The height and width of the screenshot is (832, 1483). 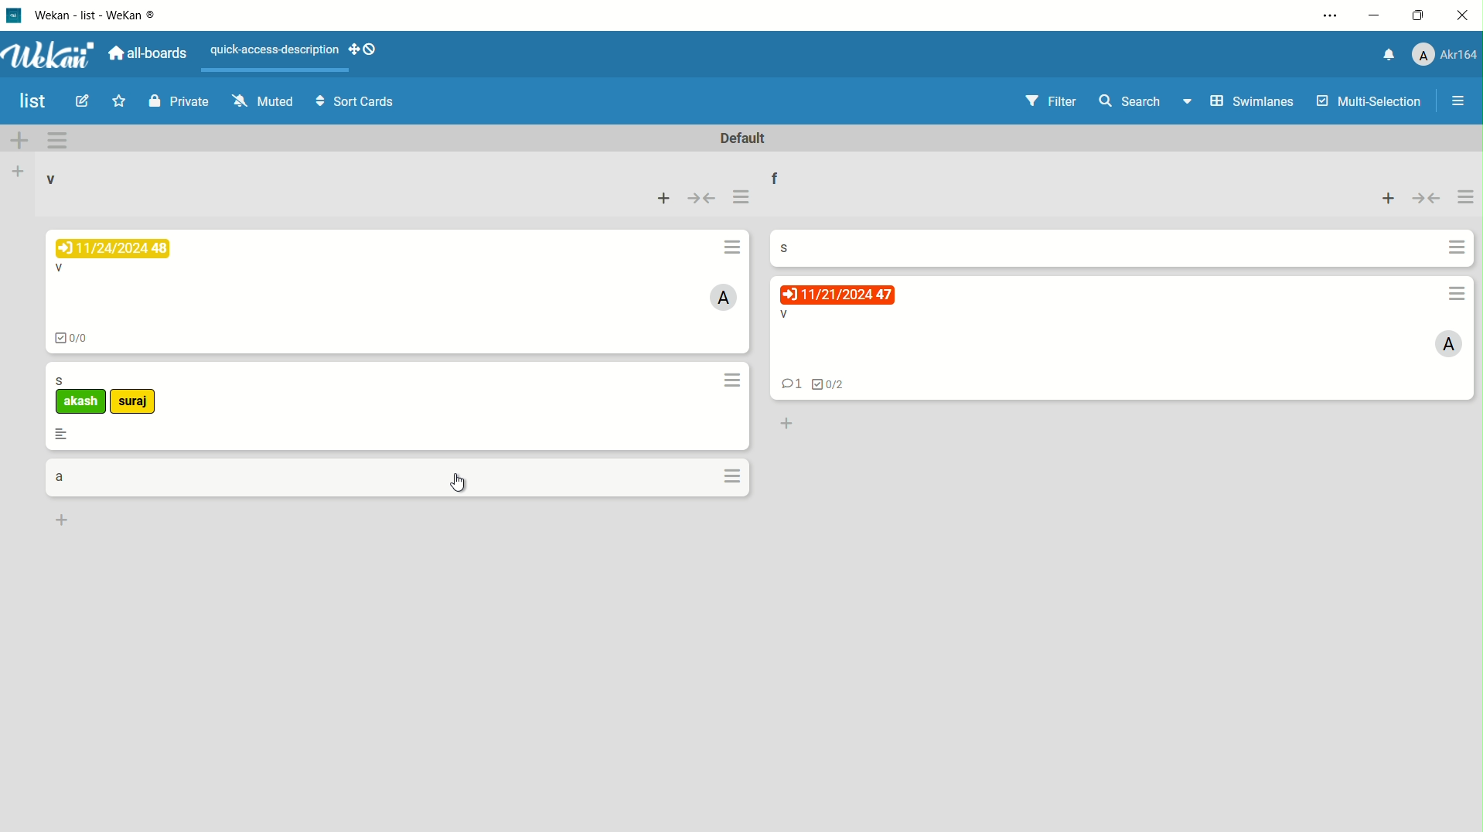 I want to click on swimlane actions, so click(x=61, y=140).